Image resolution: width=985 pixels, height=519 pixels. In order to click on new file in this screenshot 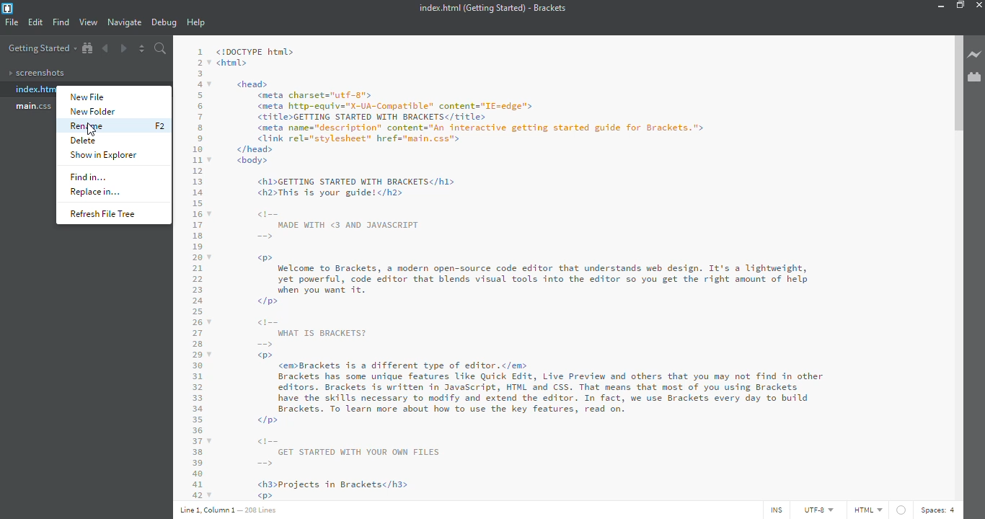, I will do `click(92, 97)`.